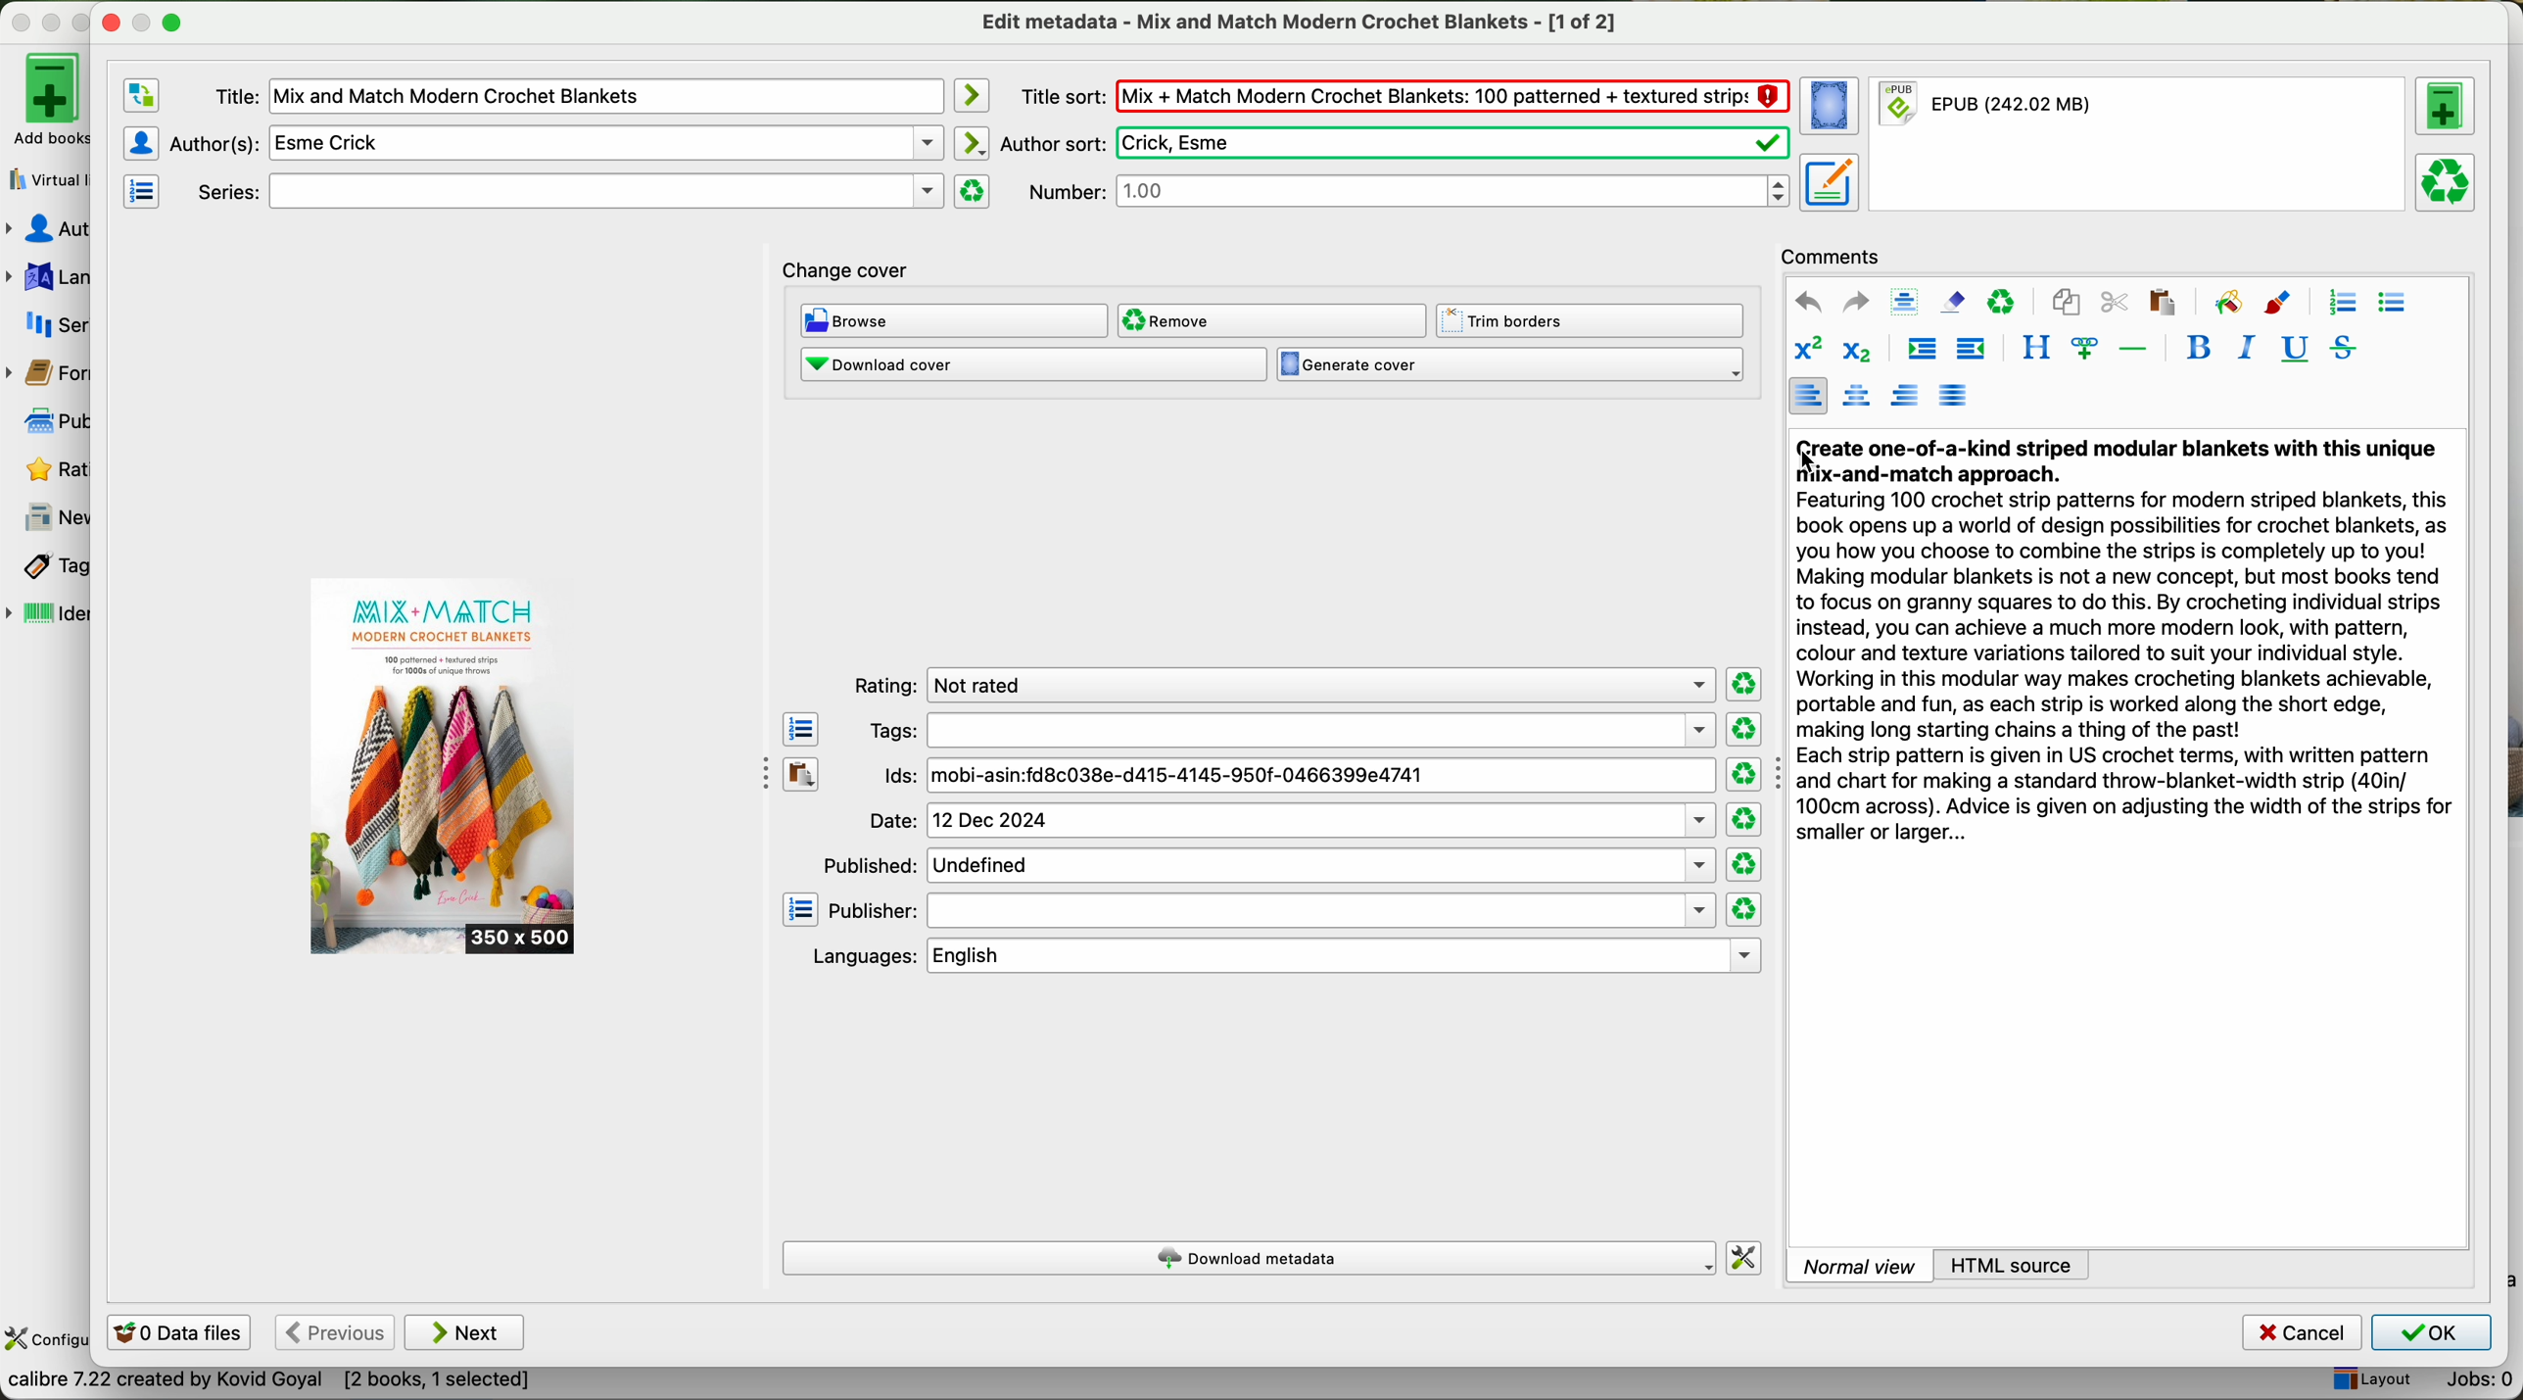 The image size is (2523, 1400). I want to click on close program, so click(21, 22).